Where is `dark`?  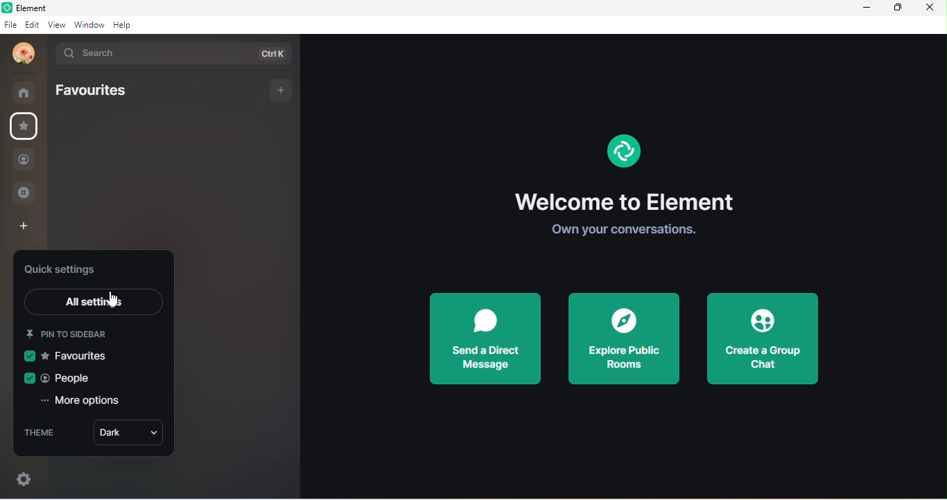 dark is located at coordinates (129, 432).